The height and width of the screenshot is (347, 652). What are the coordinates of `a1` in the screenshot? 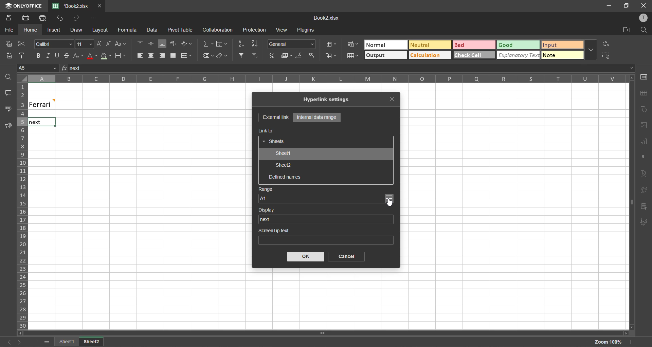 It's located at (320, 198).